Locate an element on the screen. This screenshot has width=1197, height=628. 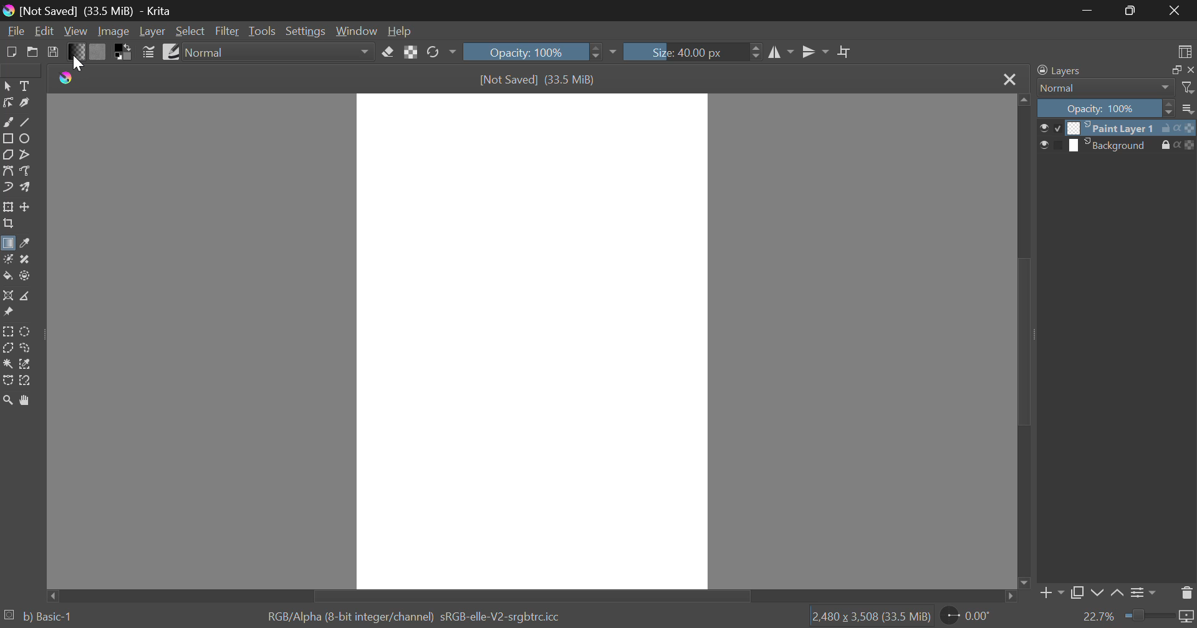
Assistant Tool is located at coordinates (8, 297).